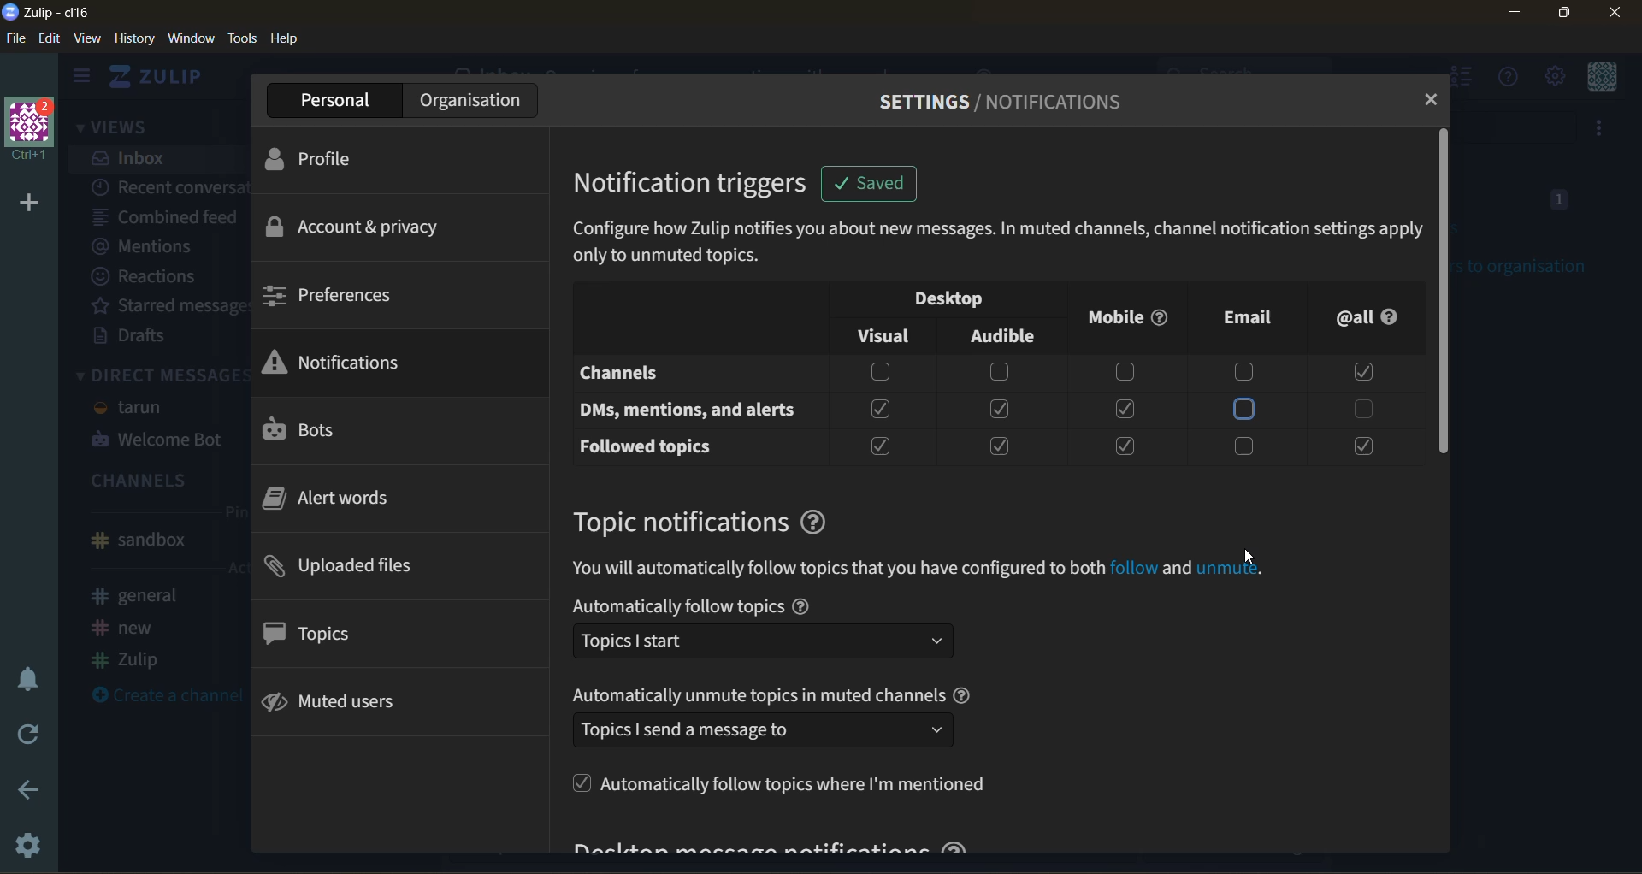  I want to click on checkbox, so click(1123, 371).